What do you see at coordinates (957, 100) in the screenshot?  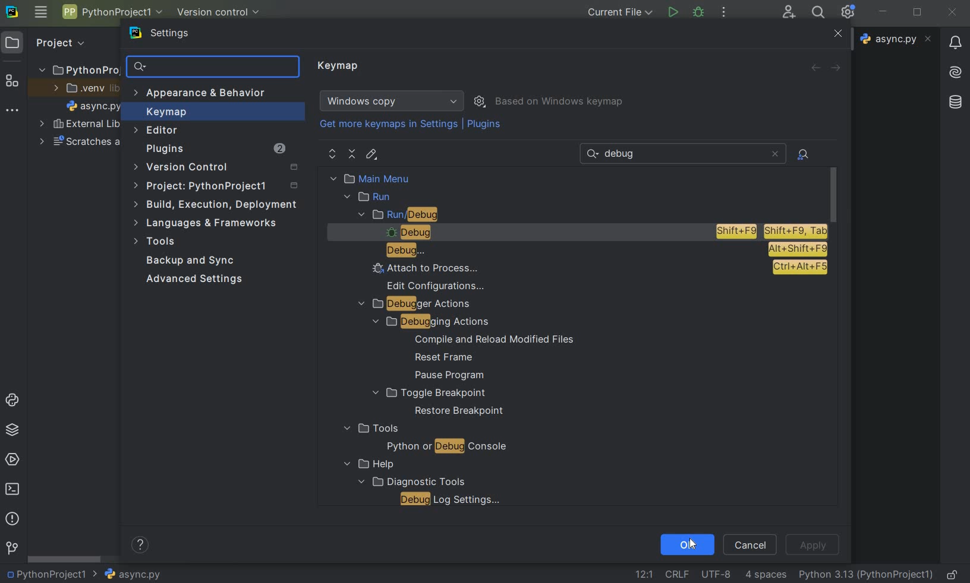 I see `database` at bounding box center [957, 100].